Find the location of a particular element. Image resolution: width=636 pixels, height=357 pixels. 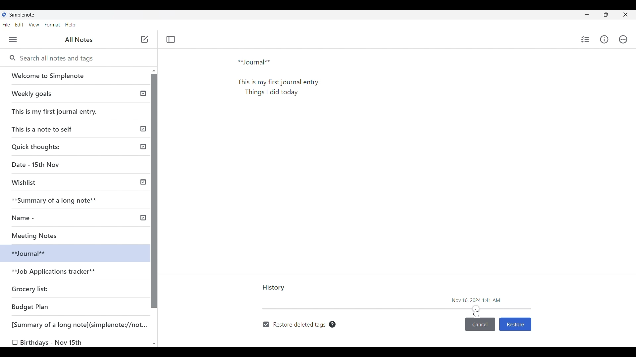

Show interface in a smaller tab is located at coordinates (606, 15).